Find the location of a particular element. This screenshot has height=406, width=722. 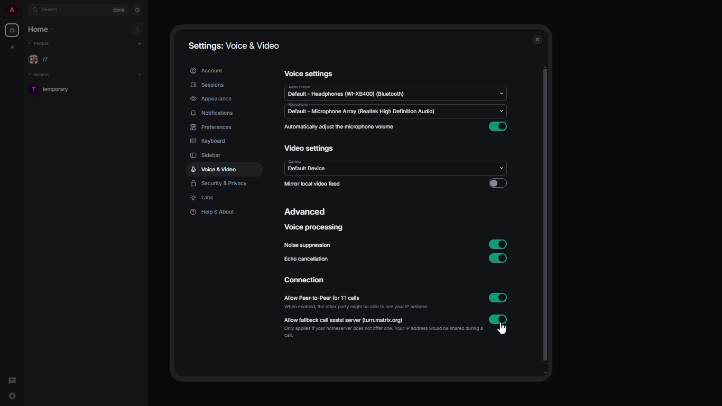

sessions is located at coordinates (208, 85).